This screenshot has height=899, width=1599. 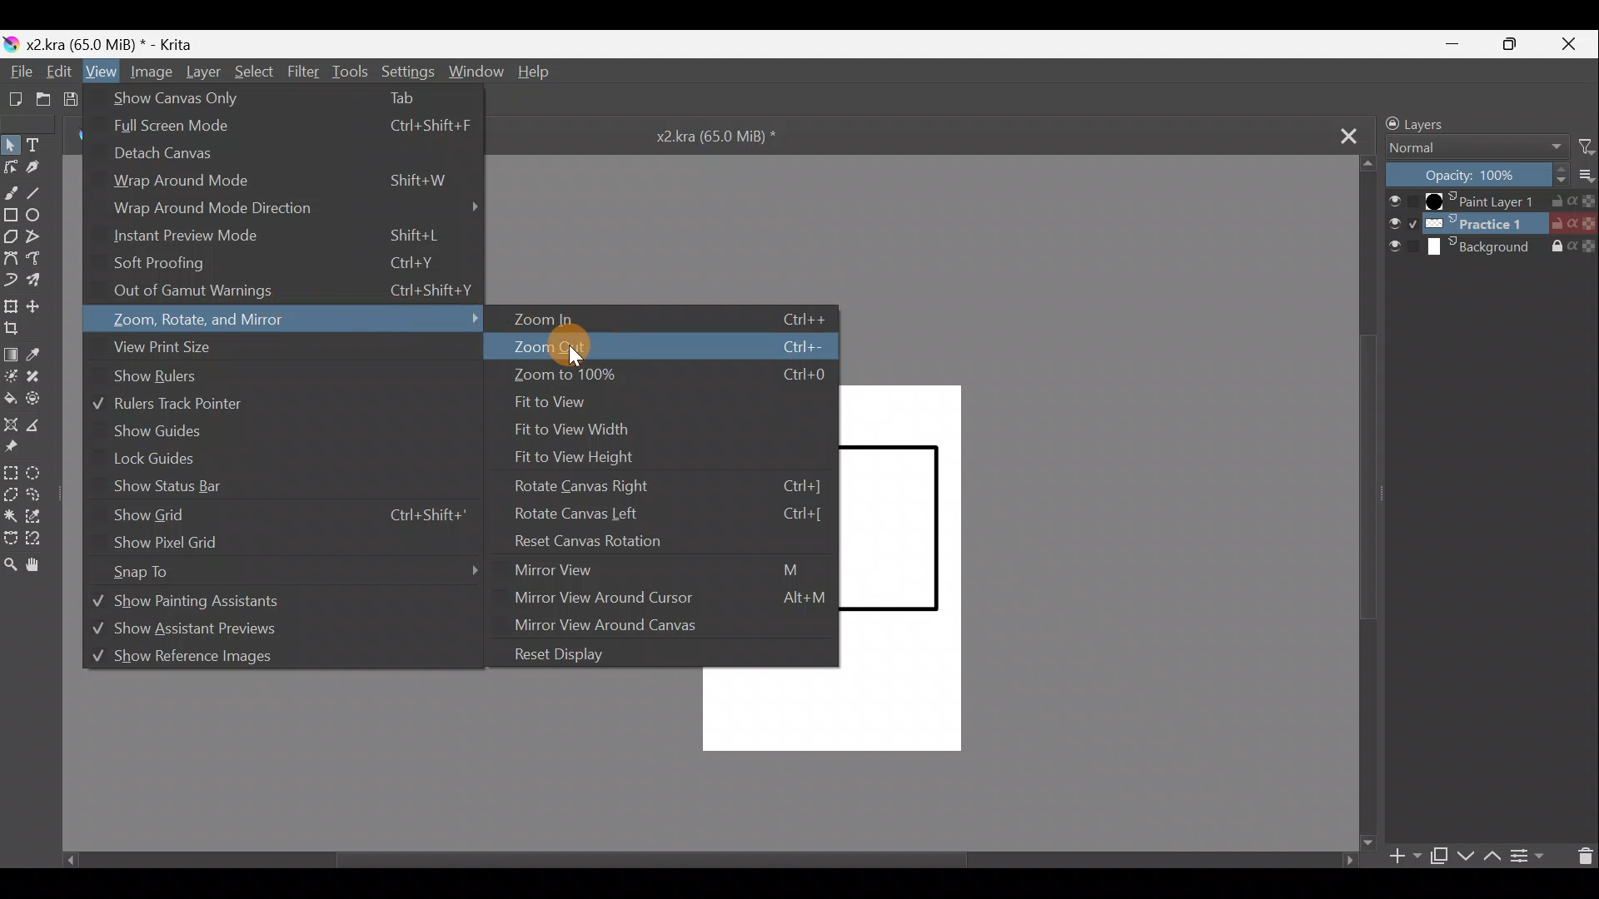 I want to click on Show status bar, so click(x=166, y=487).